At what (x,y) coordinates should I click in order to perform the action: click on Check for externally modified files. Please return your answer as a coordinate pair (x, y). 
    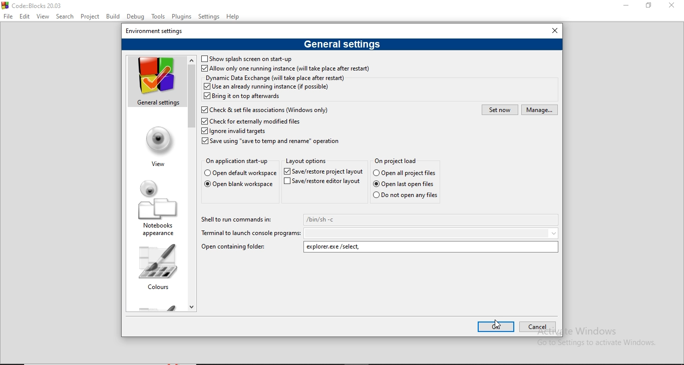
    Looking at the image, I should click on (253, 121).